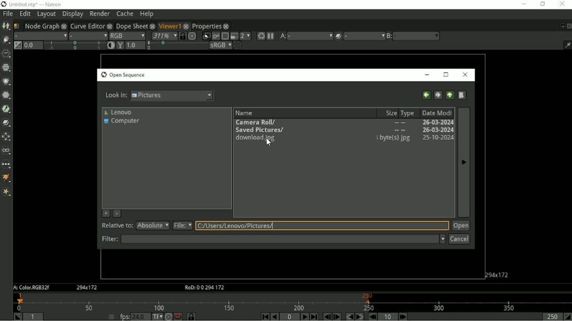 This screenshot has width=572, height=321. I want to click on Previous keyframe, so click(349, 316).